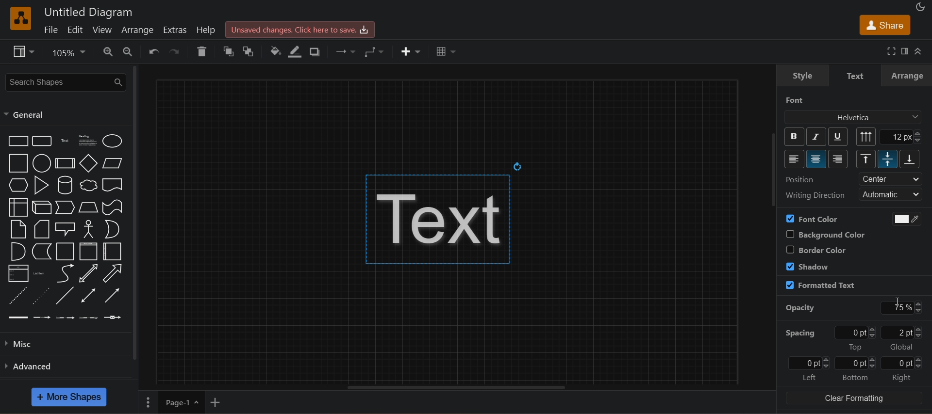 The width and height of the screenshot is (932, 414). Describe the element at coordinates (40, 296) in the screenshot. I see `dotted line` at that location.